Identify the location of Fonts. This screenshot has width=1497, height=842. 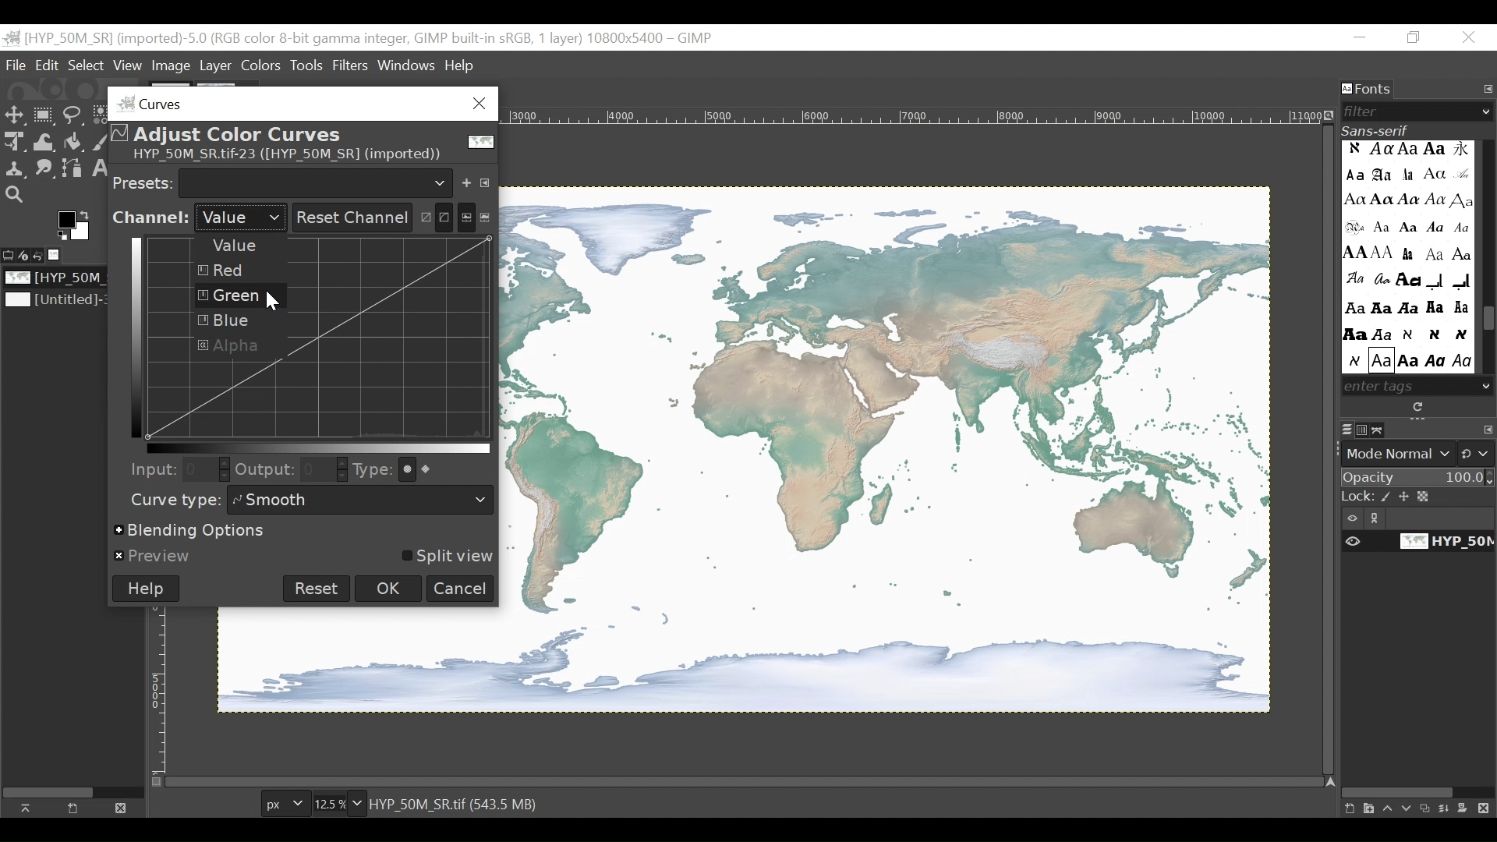
(1368, 90).